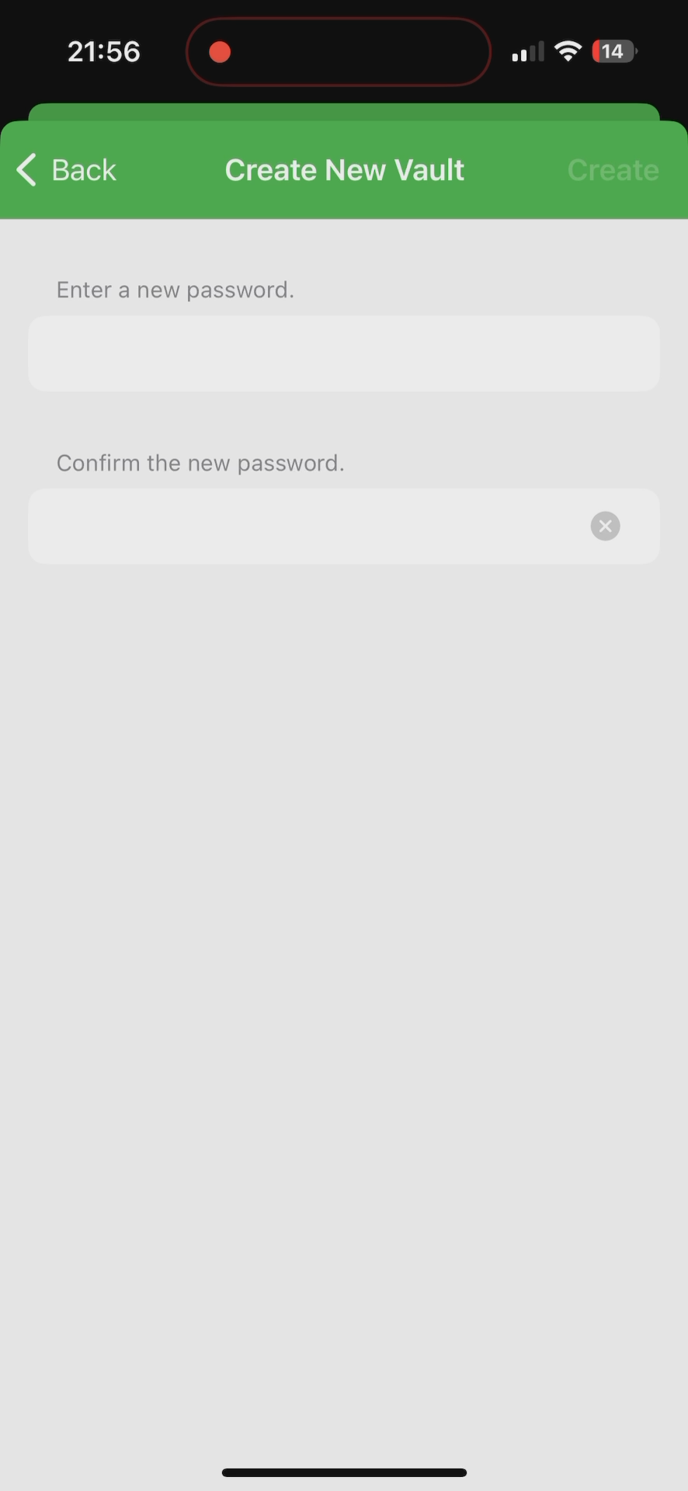 This screenshot has width=688, height=1491. I want to click on recording the screen, so click(220, 49).